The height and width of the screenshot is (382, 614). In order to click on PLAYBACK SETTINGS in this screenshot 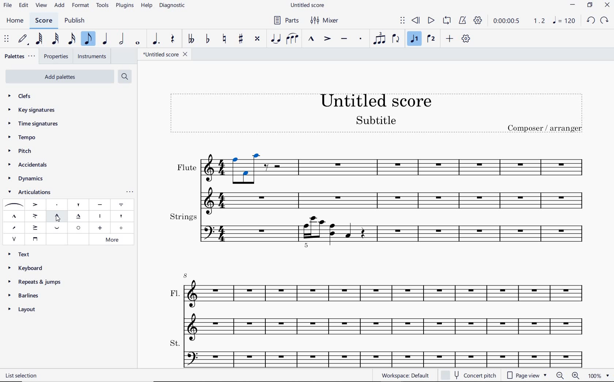, I will do `click(478, 20)`.